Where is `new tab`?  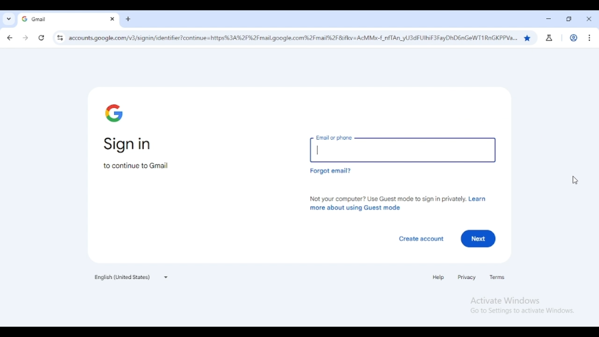 new tab is located at coordinates (128, 19).